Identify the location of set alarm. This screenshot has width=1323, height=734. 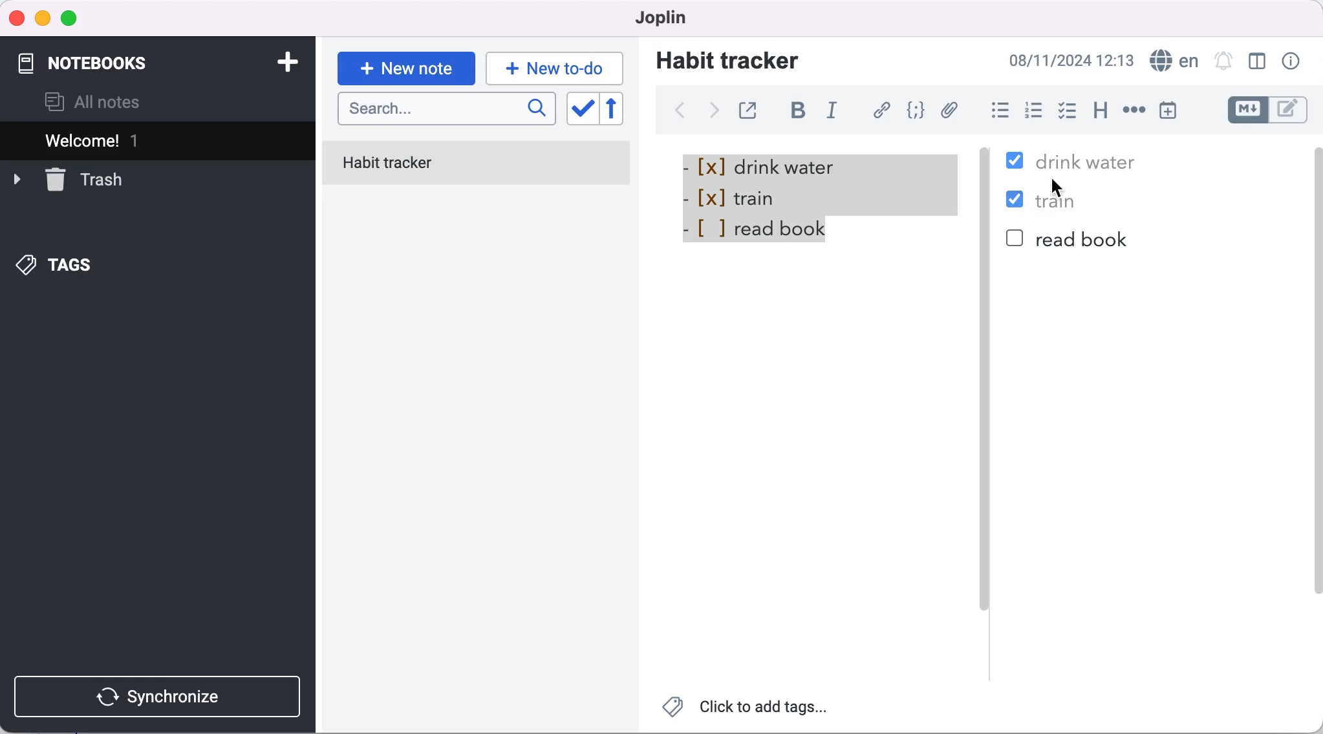
(1223, 60).